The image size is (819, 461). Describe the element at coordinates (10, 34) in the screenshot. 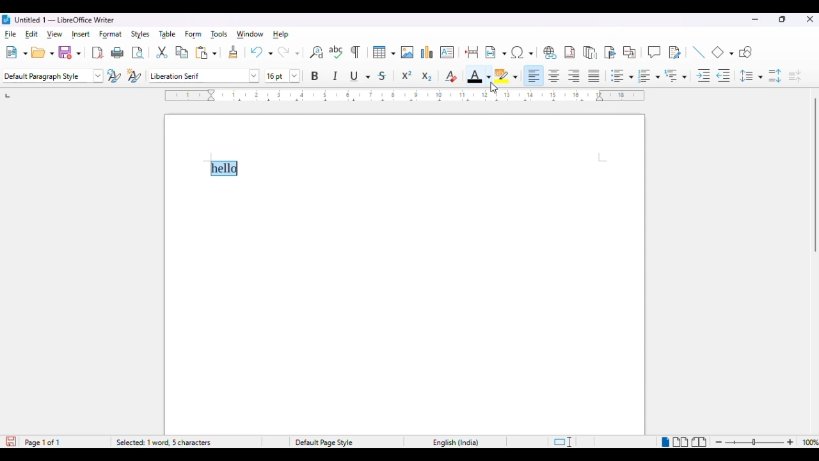

I see `file` at that location.